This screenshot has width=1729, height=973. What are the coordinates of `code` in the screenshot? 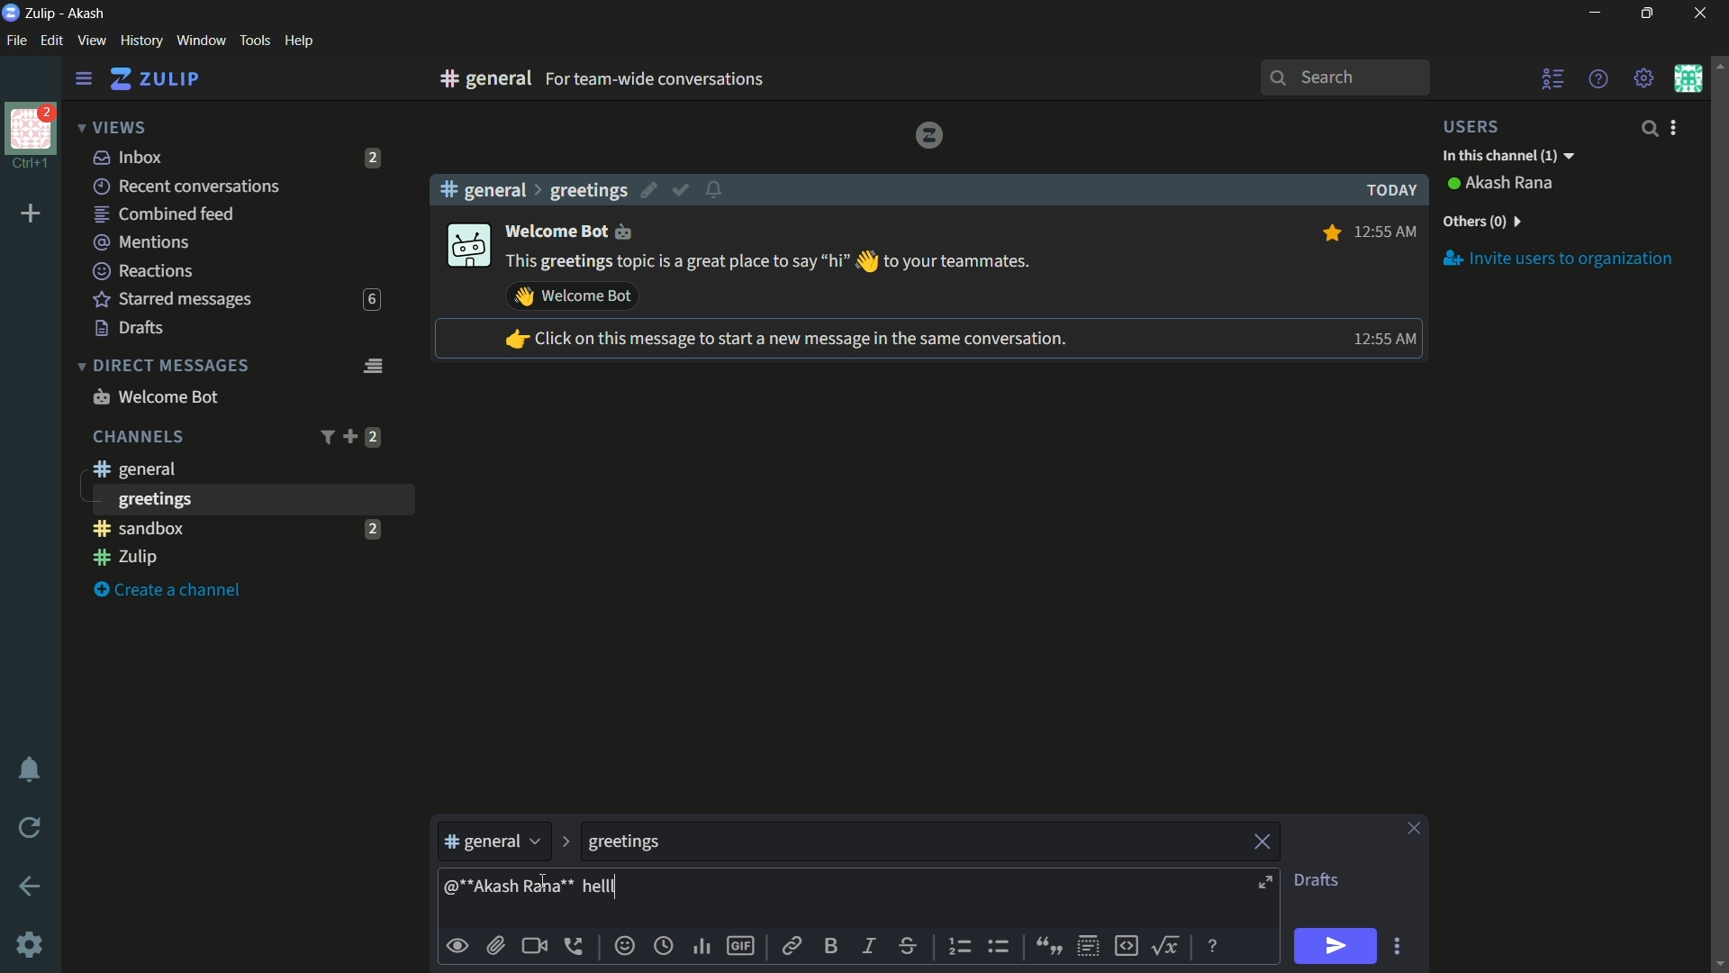 It's located at (1126, 944).